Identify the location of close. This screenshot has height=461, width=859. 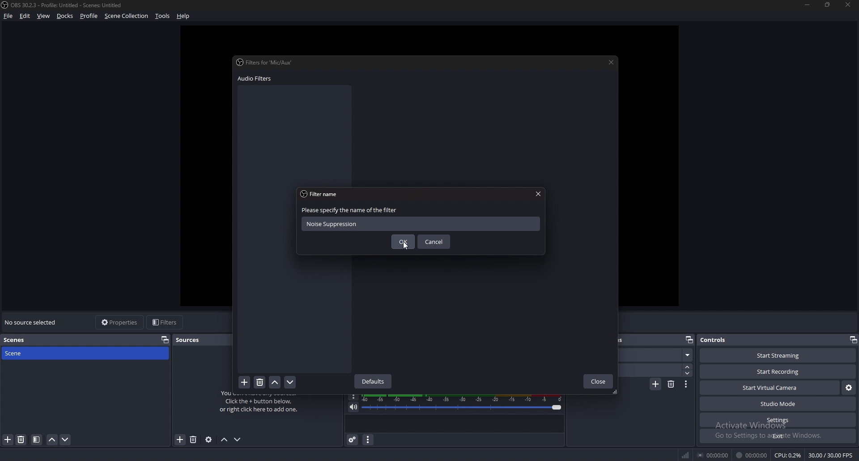
(538, 193).